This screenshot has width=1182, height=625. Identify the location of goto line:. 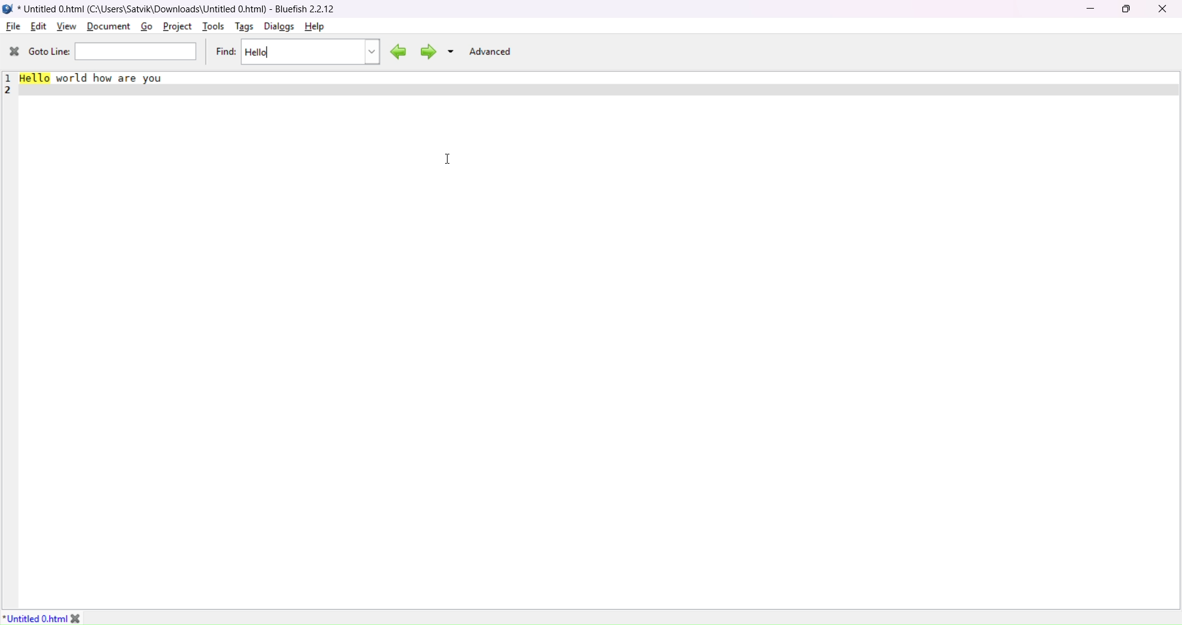
(50, 52).